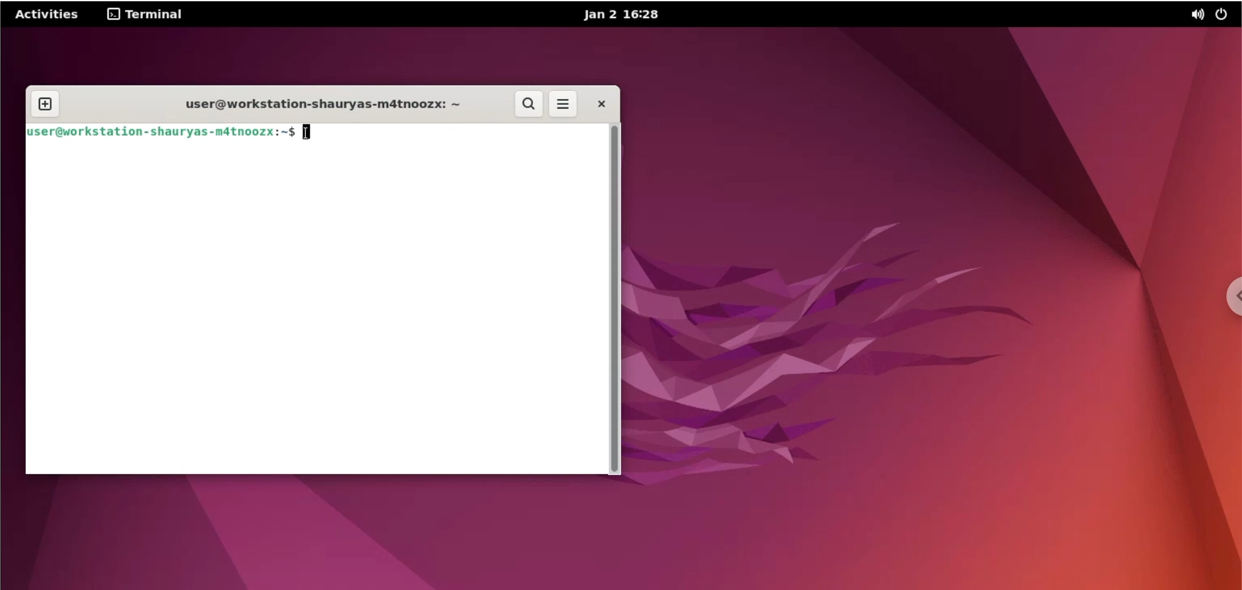 The width and height of the screenshot is (1242, 590). What do you see at coordinates (1225, 15) in the screenshot?
I see `power options` at bounding box center [1225, 15].